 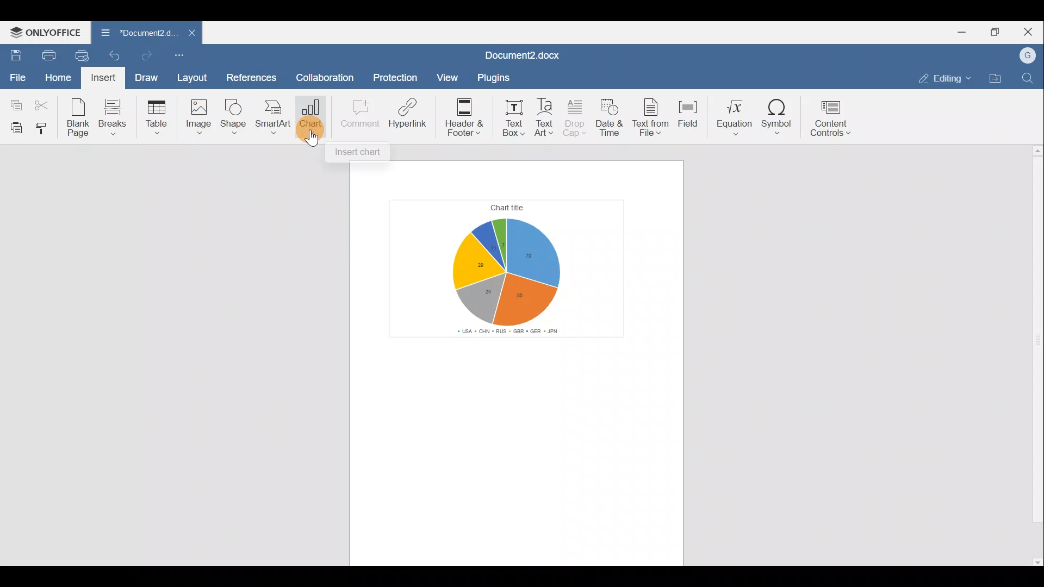 I want to click on Find, so click(x=1028, y=78).